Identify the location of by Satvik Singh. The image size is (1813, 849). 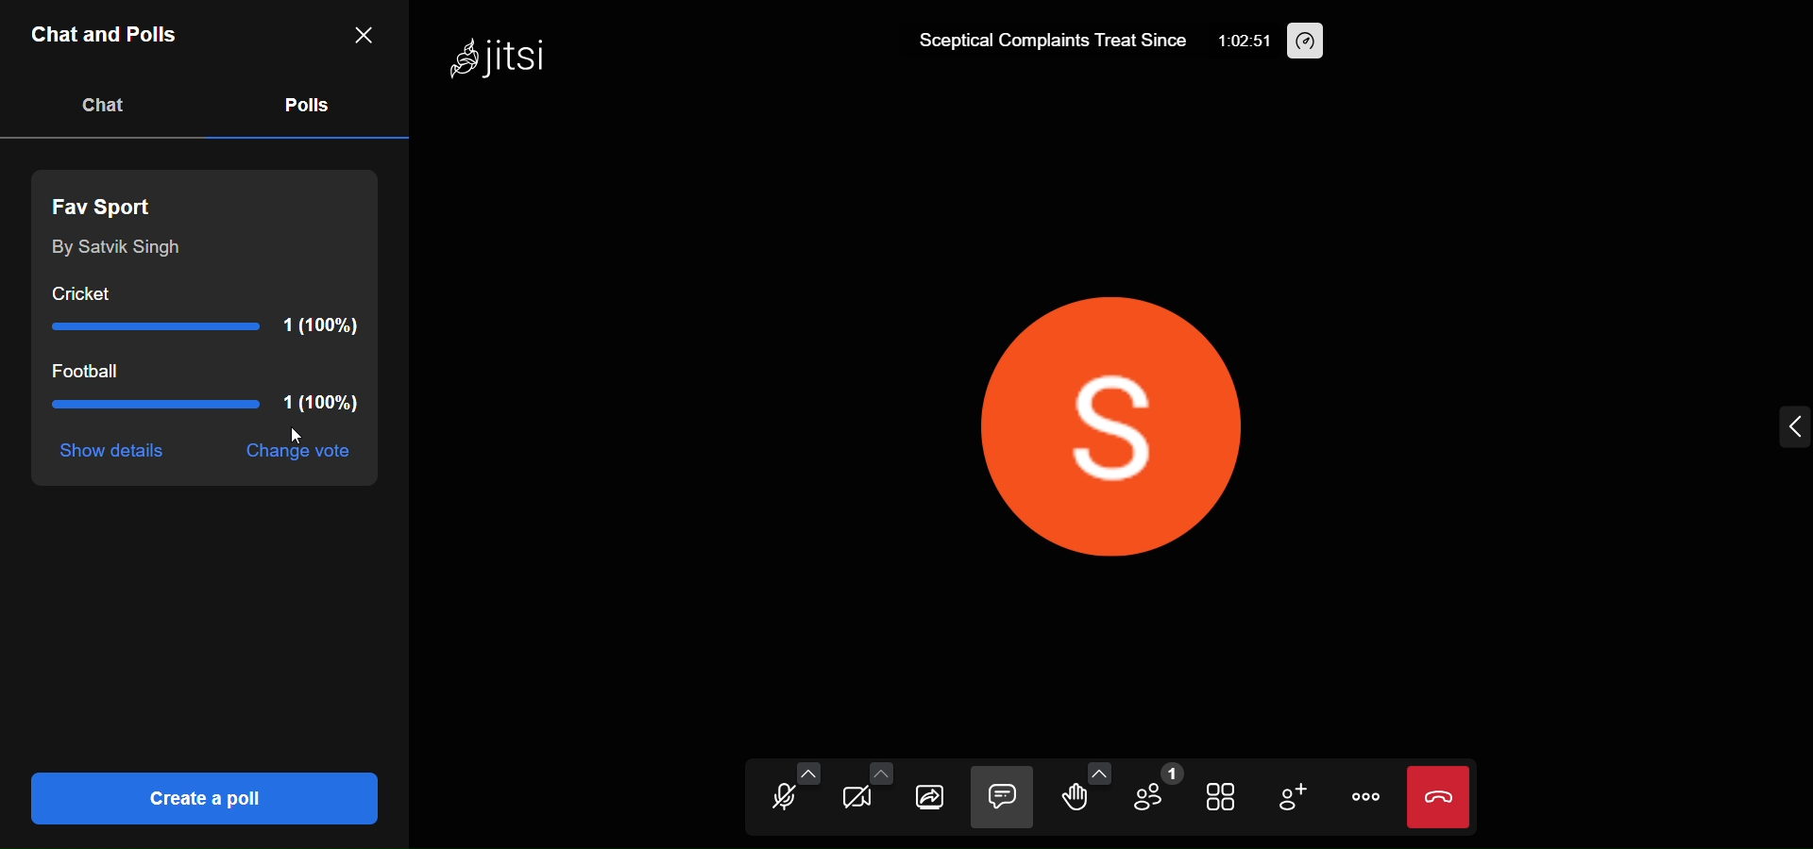
(113, 249).